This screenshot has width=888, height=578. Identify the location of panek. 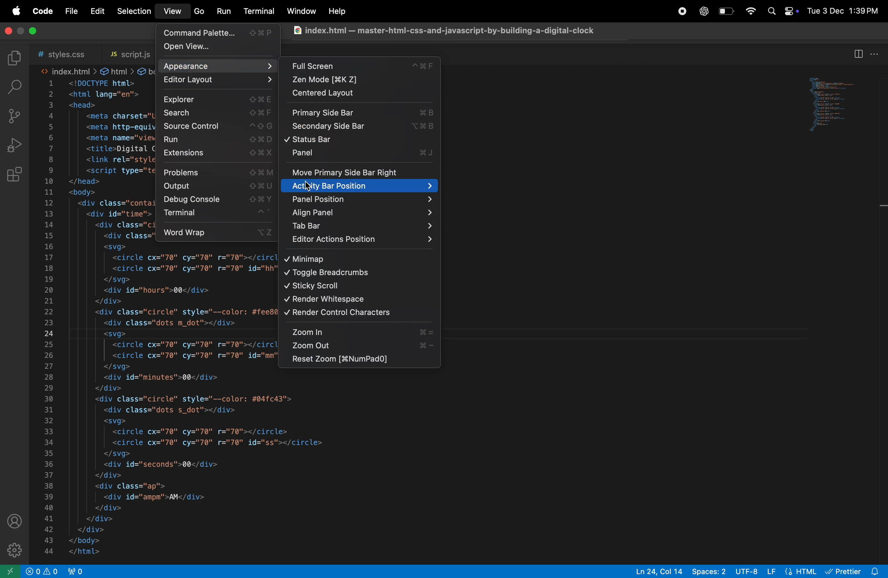
(363, 153).